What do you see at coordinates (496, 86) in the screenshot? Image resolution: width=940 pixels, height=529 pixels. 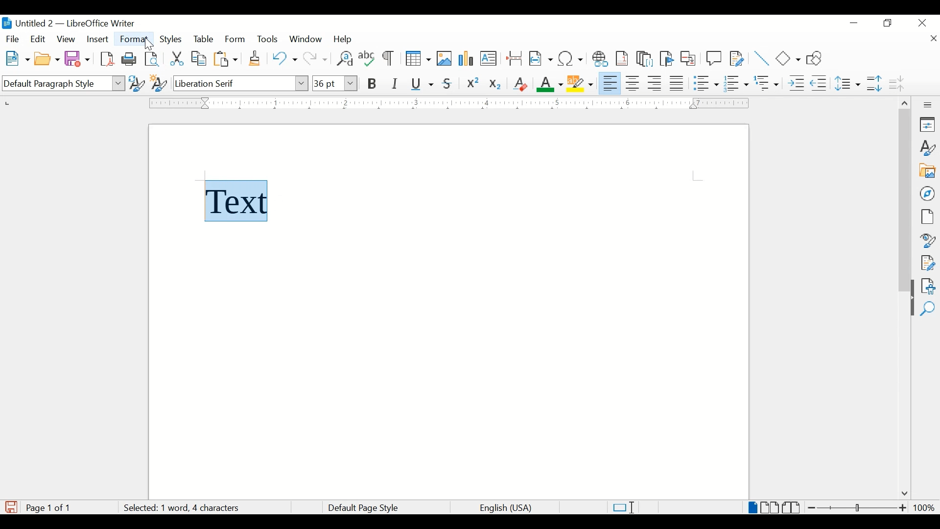 I see `subscript` at bounding box center [496, 86].